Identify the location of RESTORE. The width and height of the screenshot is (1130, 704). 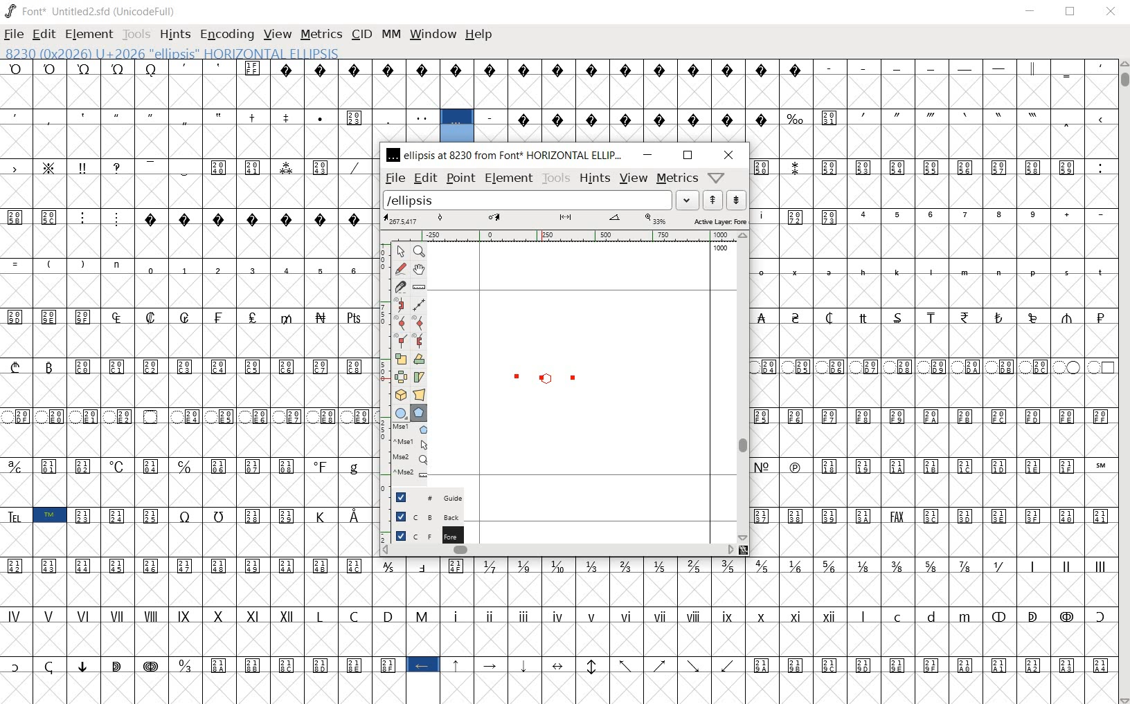
(1070, 12).